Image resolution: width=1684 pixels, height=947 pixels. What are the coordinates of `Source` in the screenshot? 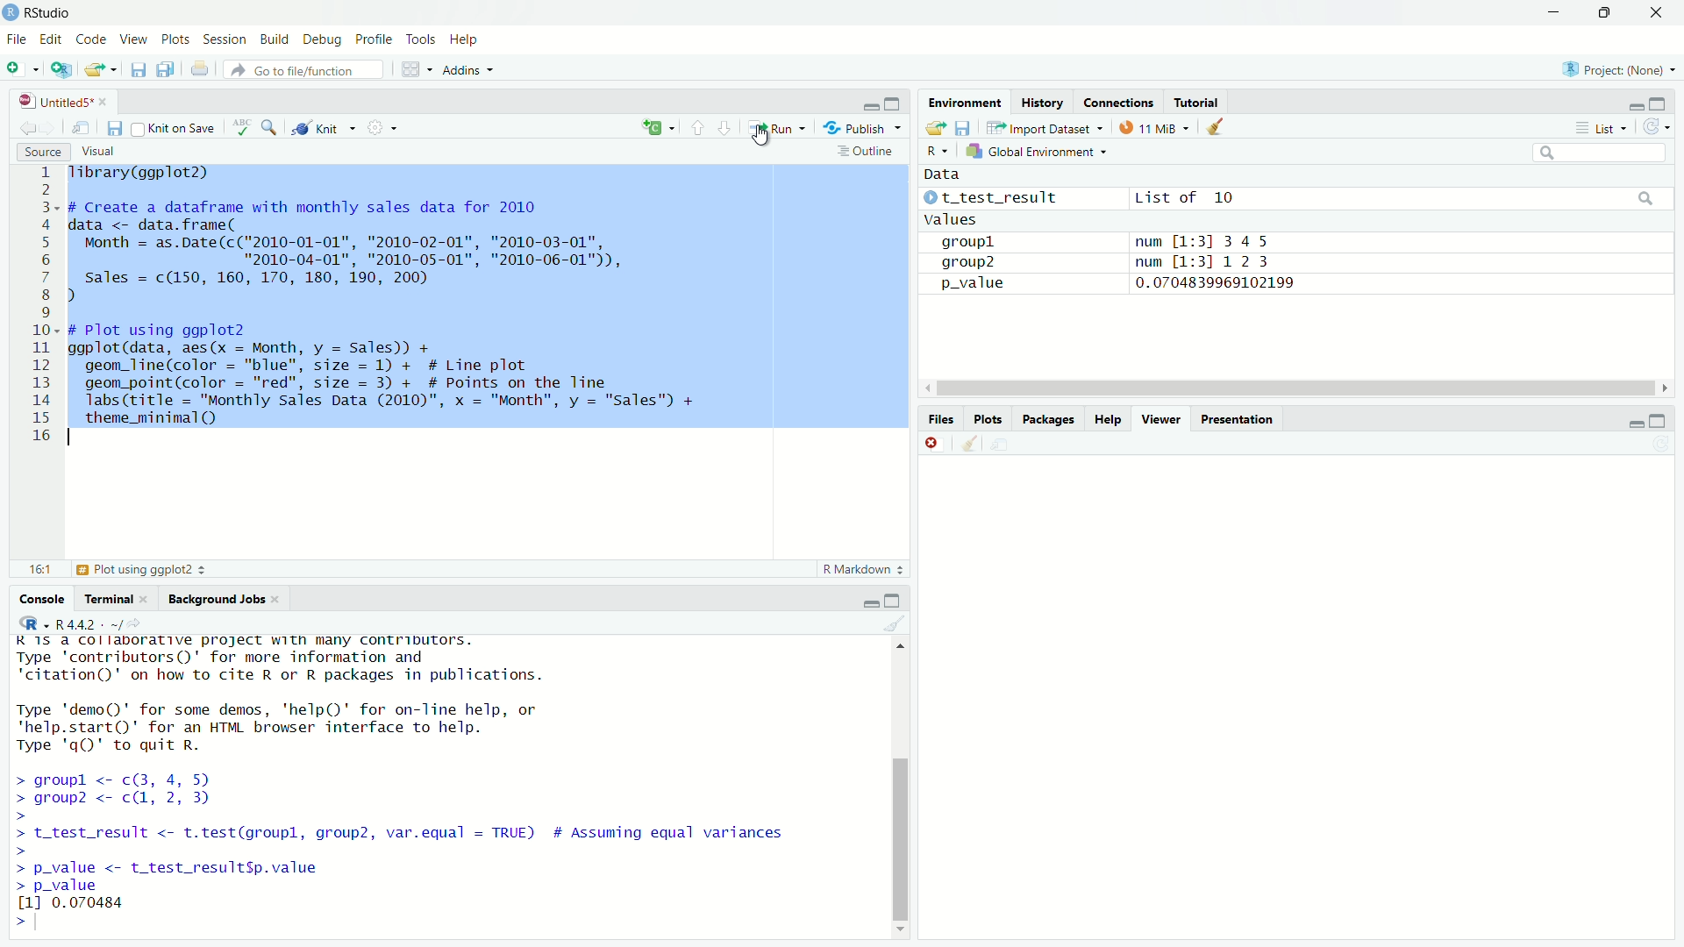 It's located at (42, 153).